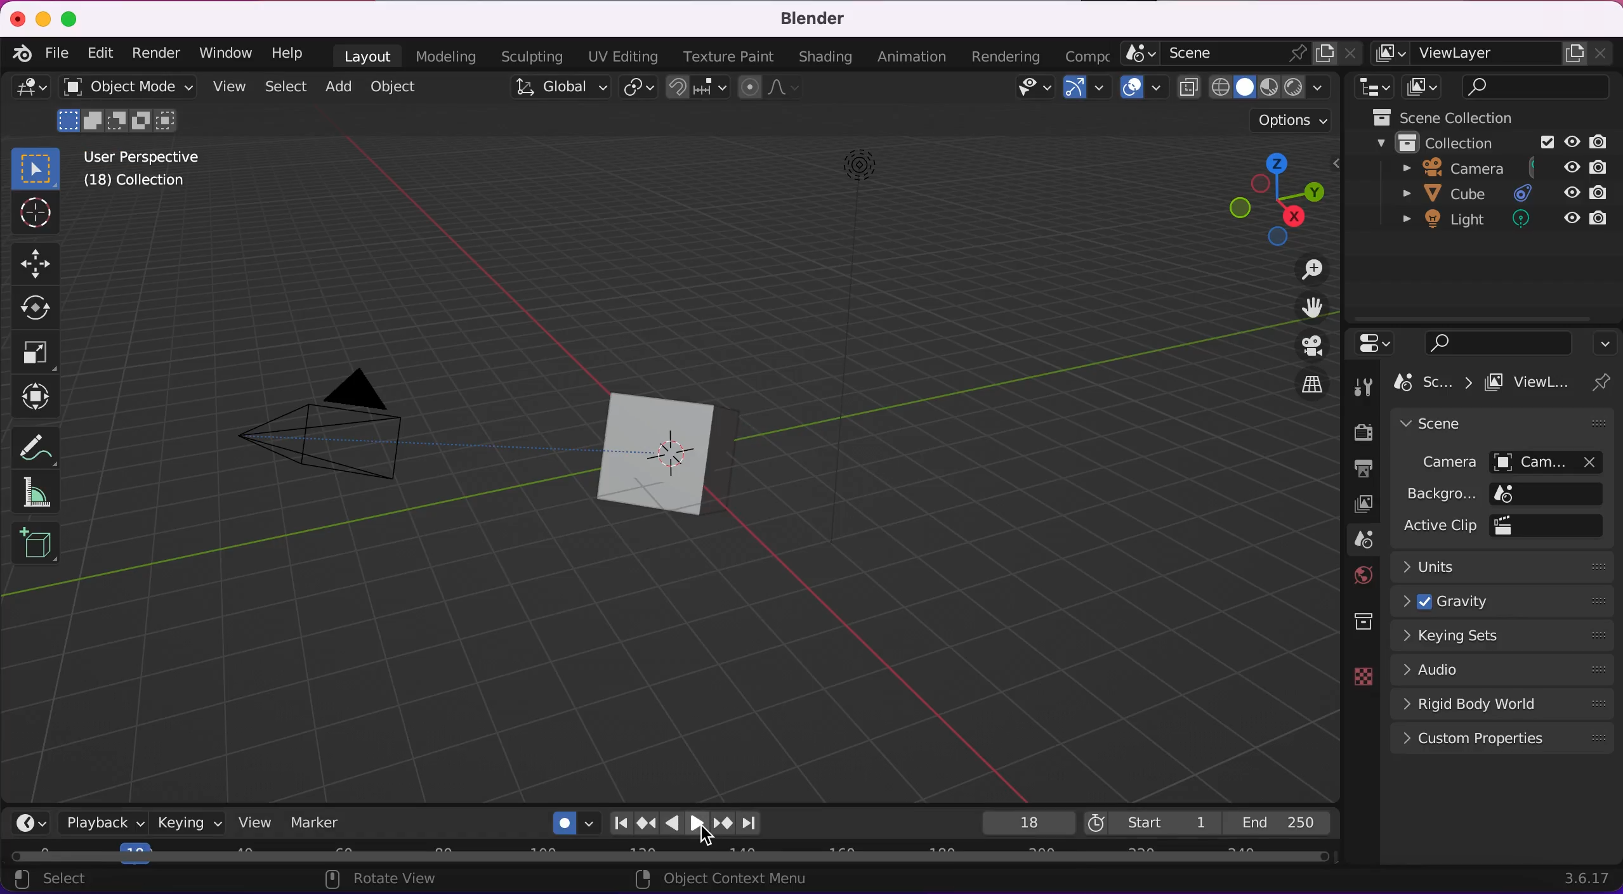 This screenshot has height=894, width=1623. Describe the element at coordinates (181, 824) in the screenshot. I see `keying` at that location.